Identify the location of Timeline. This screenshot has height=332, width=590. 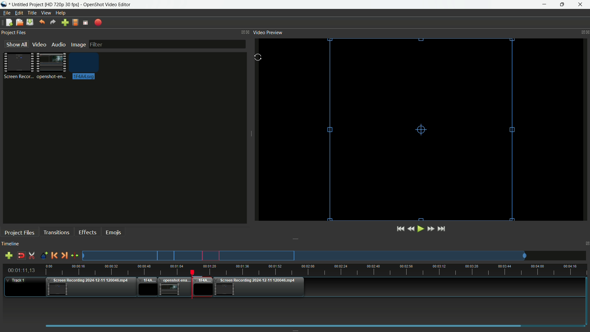
(10, 244).